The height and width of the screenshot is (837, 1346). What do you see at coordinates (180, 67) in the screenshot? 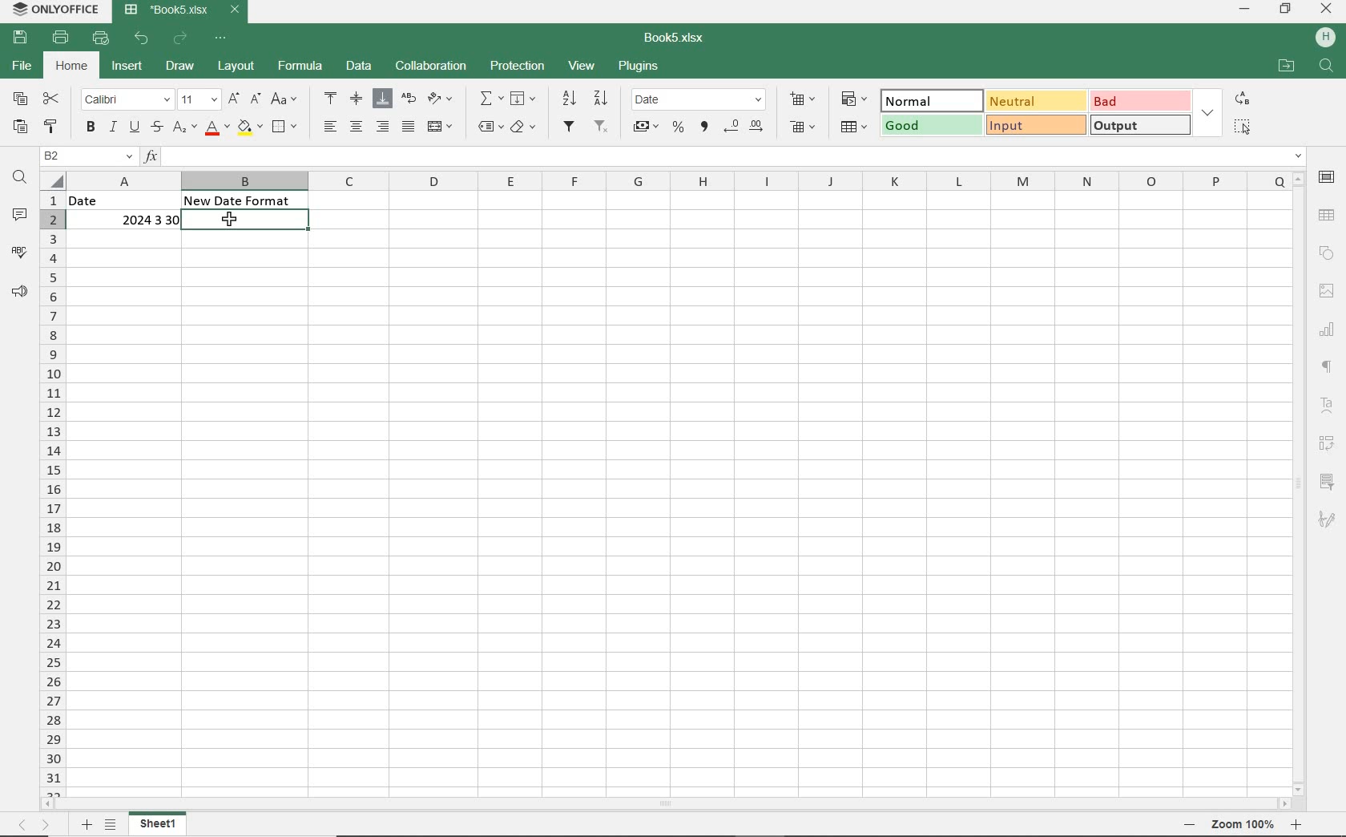
I see `SRAW` at bounding box center [180, 67].